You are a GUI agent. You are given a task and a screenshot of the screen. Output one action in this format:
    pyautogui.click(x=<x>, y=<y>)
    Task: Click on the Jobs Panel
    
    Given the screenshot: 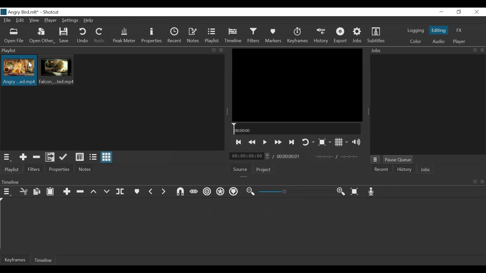 What is the action you would take?
    pyautogui.click(x=426, y=51)
    